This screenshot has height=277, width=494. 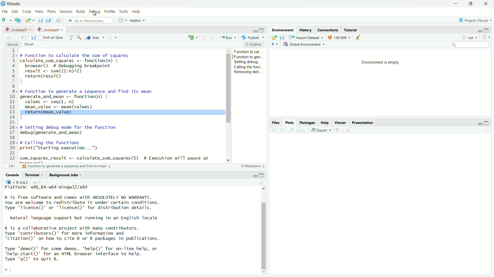 I want to click on debug function, so click(x=77, y=131).